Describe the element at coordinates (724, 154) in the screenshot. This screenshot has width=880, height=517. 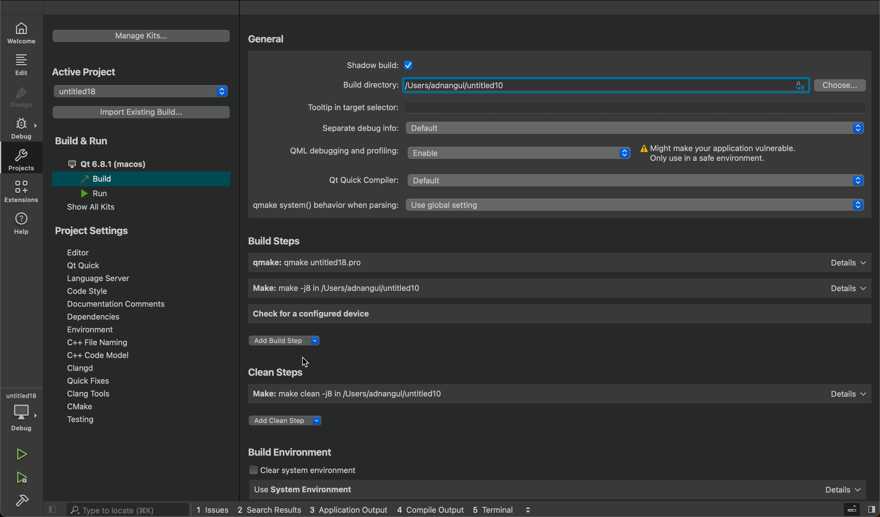
I see `Might make your application vulnerable.
Only use in a safe environment.` at that location.